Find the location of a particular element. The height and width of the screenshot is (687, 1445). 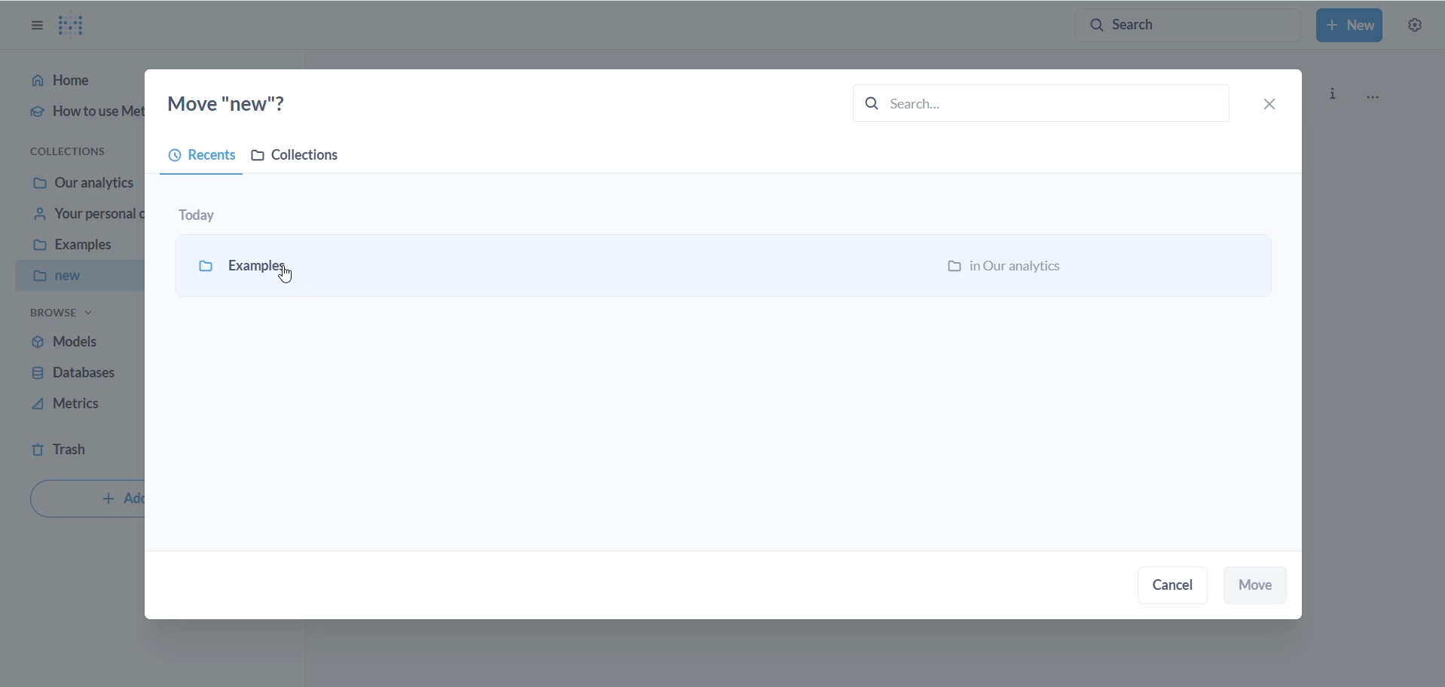

examples is located at coordinates (80, 249).